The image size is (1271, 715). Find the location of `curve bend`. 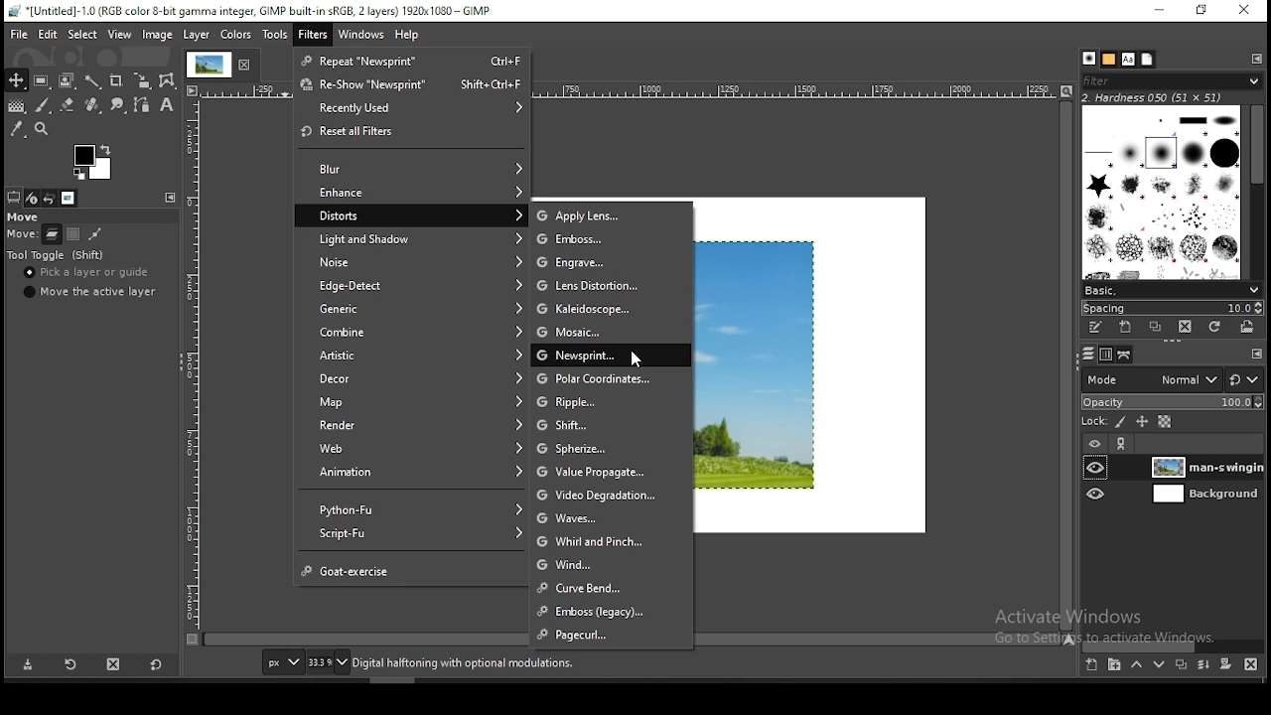

curve bend is located at coordinates (611, 587).